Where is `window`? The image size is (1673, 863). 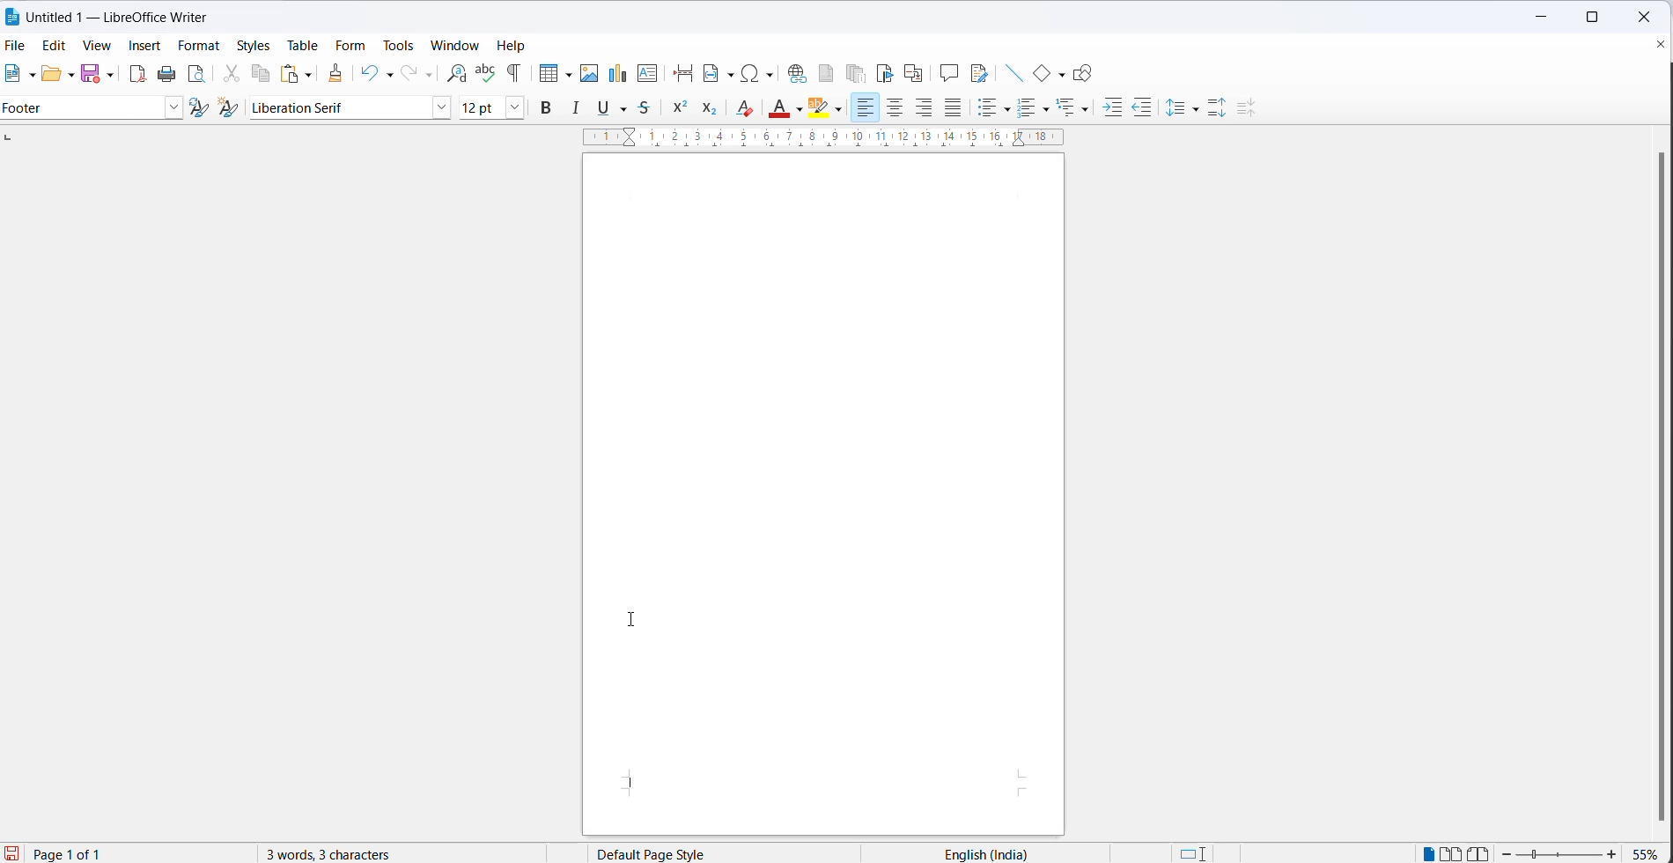 window is located at coordinates (455, 46).